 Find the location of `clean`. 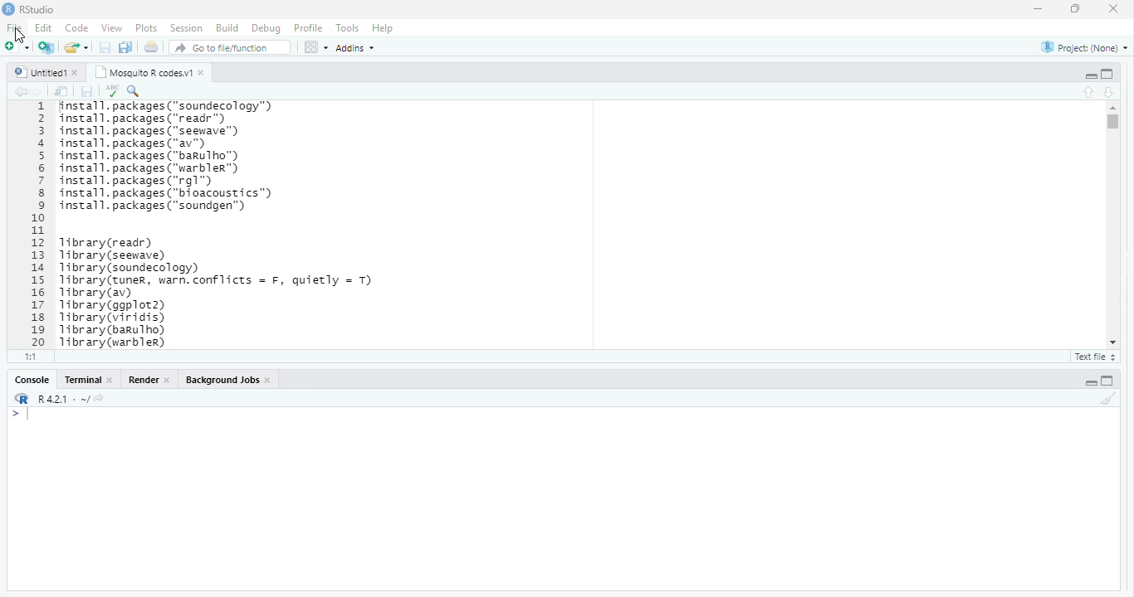

clean is located at coordinates (1108, 398).